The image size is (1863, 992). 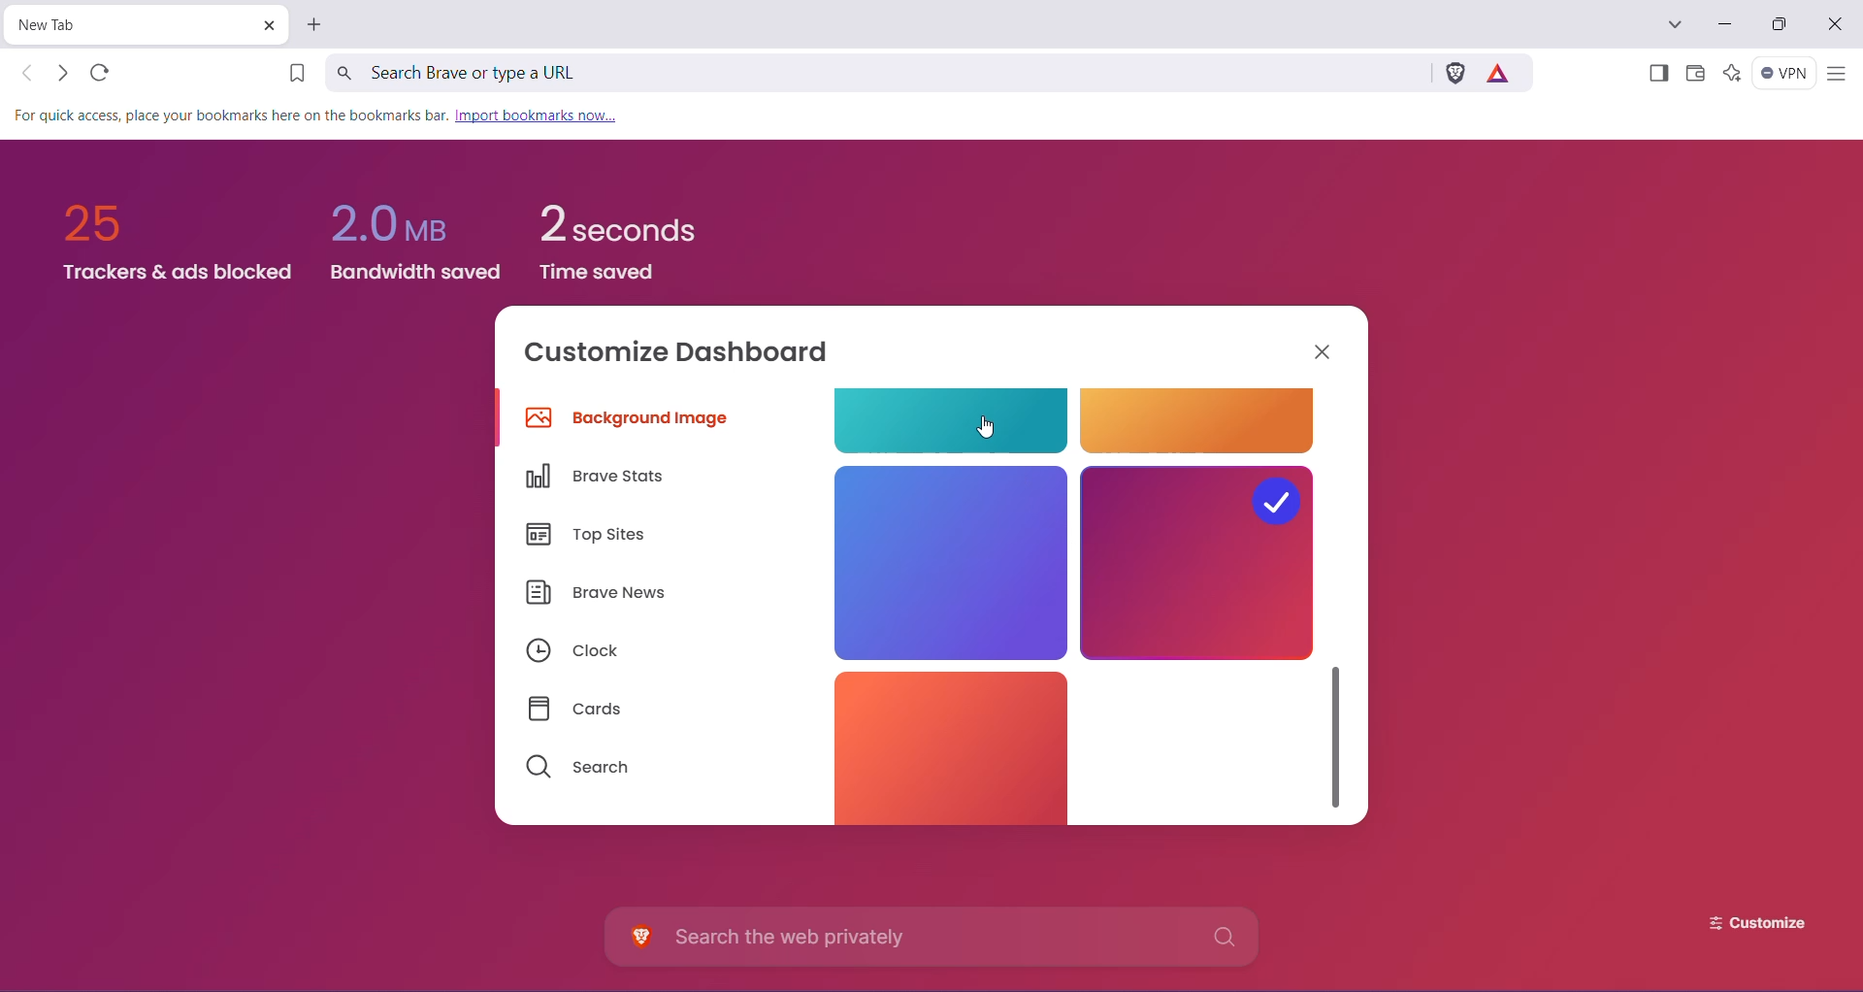 What do you see at coordinates (413, 224) in the screenshot?
I see `2.0 Bandwidth saved` at bounding box center [413, 224].